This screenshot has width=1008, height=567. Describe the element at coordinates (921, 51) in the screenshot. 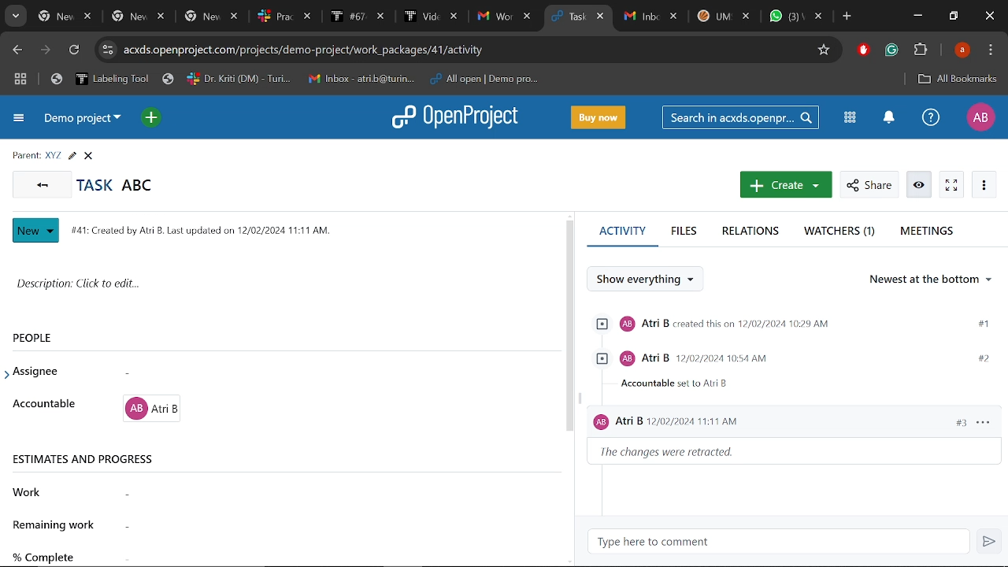

I see `extensions` at that location.